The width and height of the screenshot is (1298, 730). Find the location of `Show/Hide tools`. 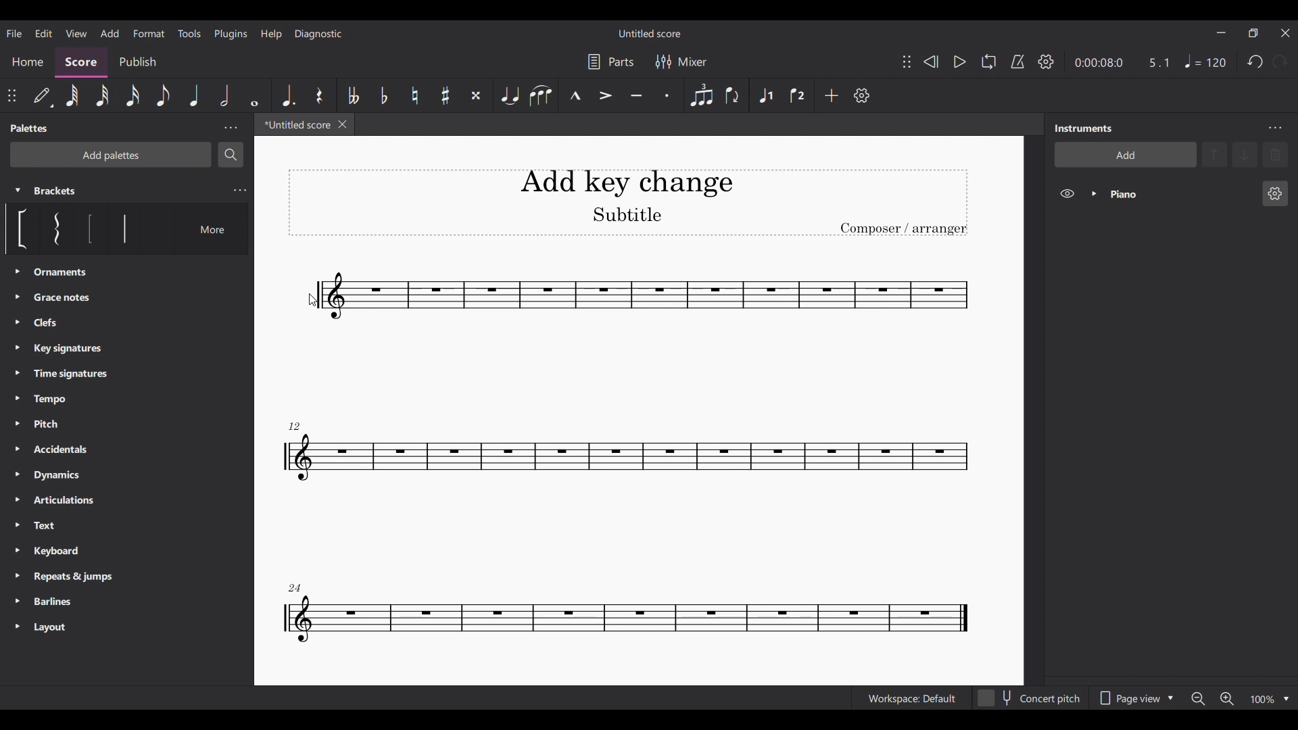

Show/Hide tools is located at coordinates (1046, 62).